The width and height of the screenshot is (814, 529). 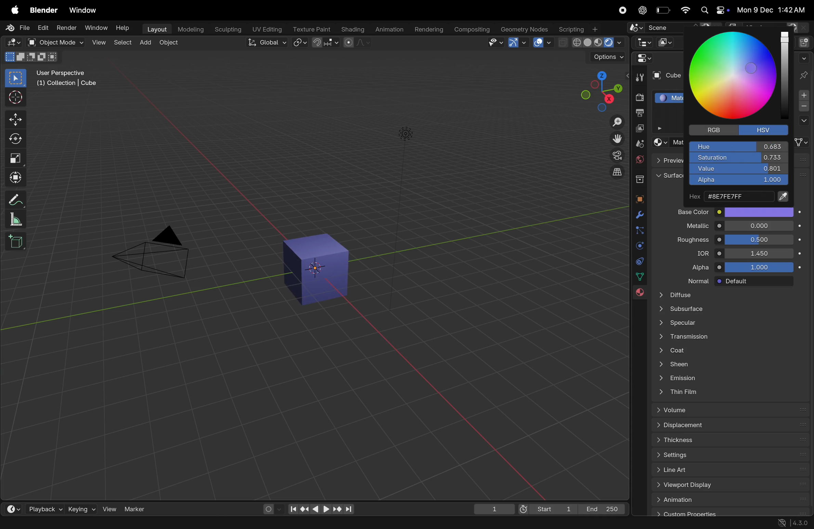 I want to click on rendering, so click(x=429, y=30).